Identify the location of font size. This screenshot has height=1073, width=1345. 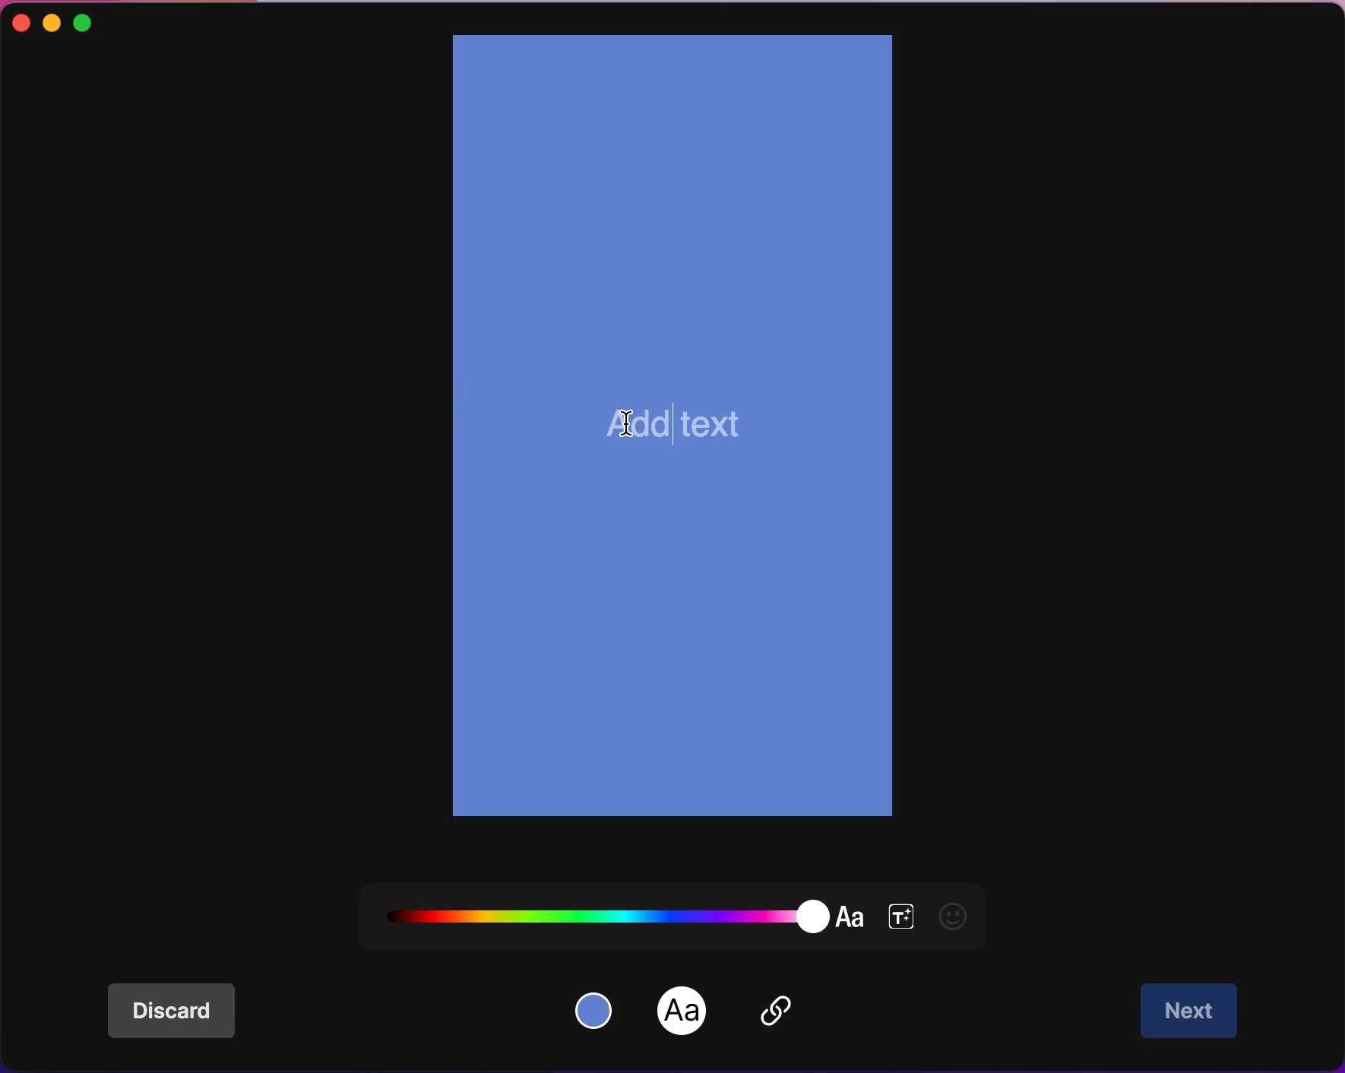
(901, 913).